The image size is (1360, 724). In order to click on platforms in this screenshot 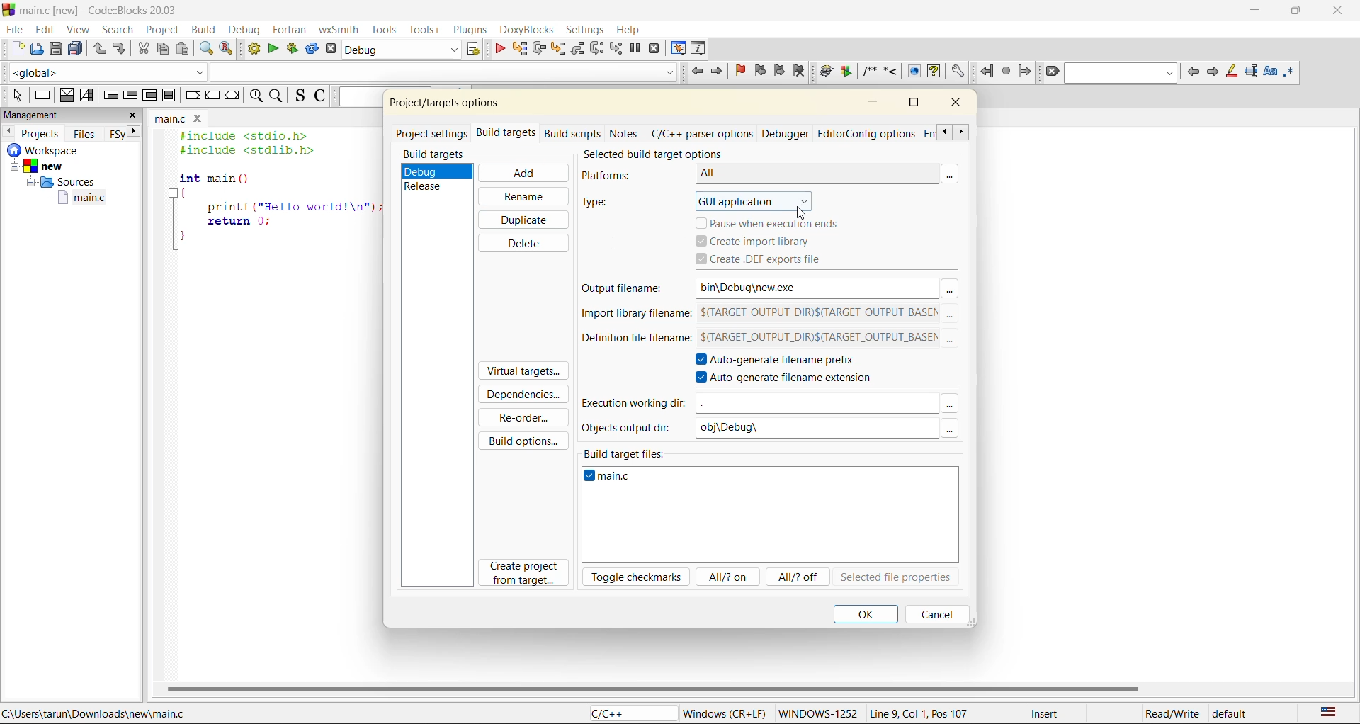, I will do `click(614, 176)`.